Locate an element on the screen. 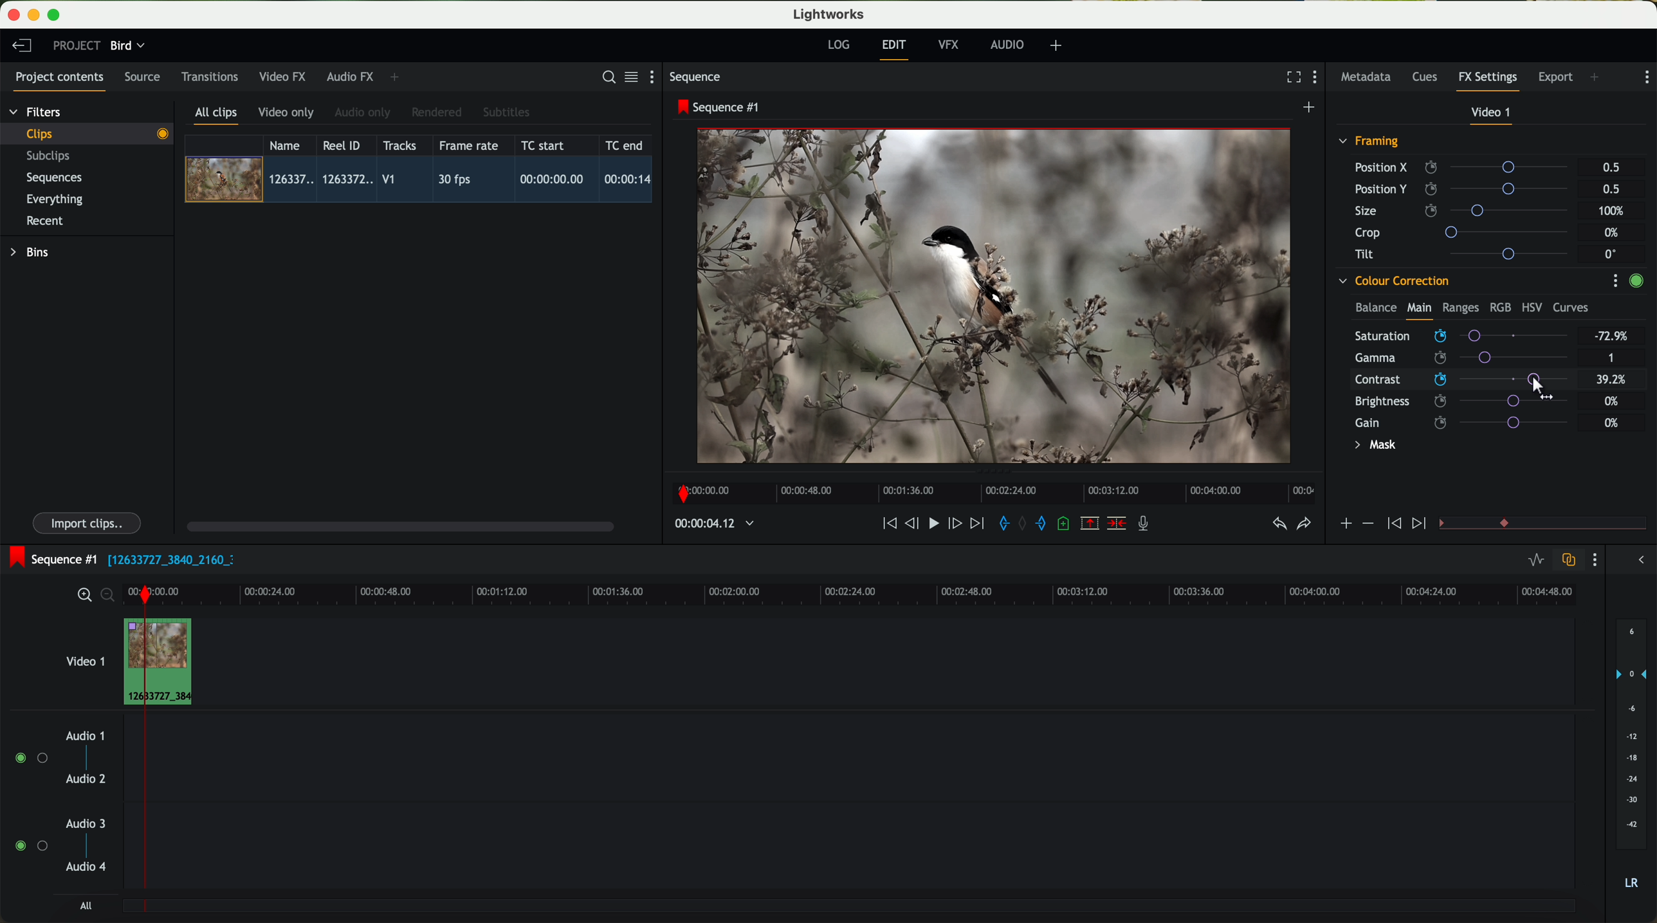  gain is located at coordinates (1469, 422).